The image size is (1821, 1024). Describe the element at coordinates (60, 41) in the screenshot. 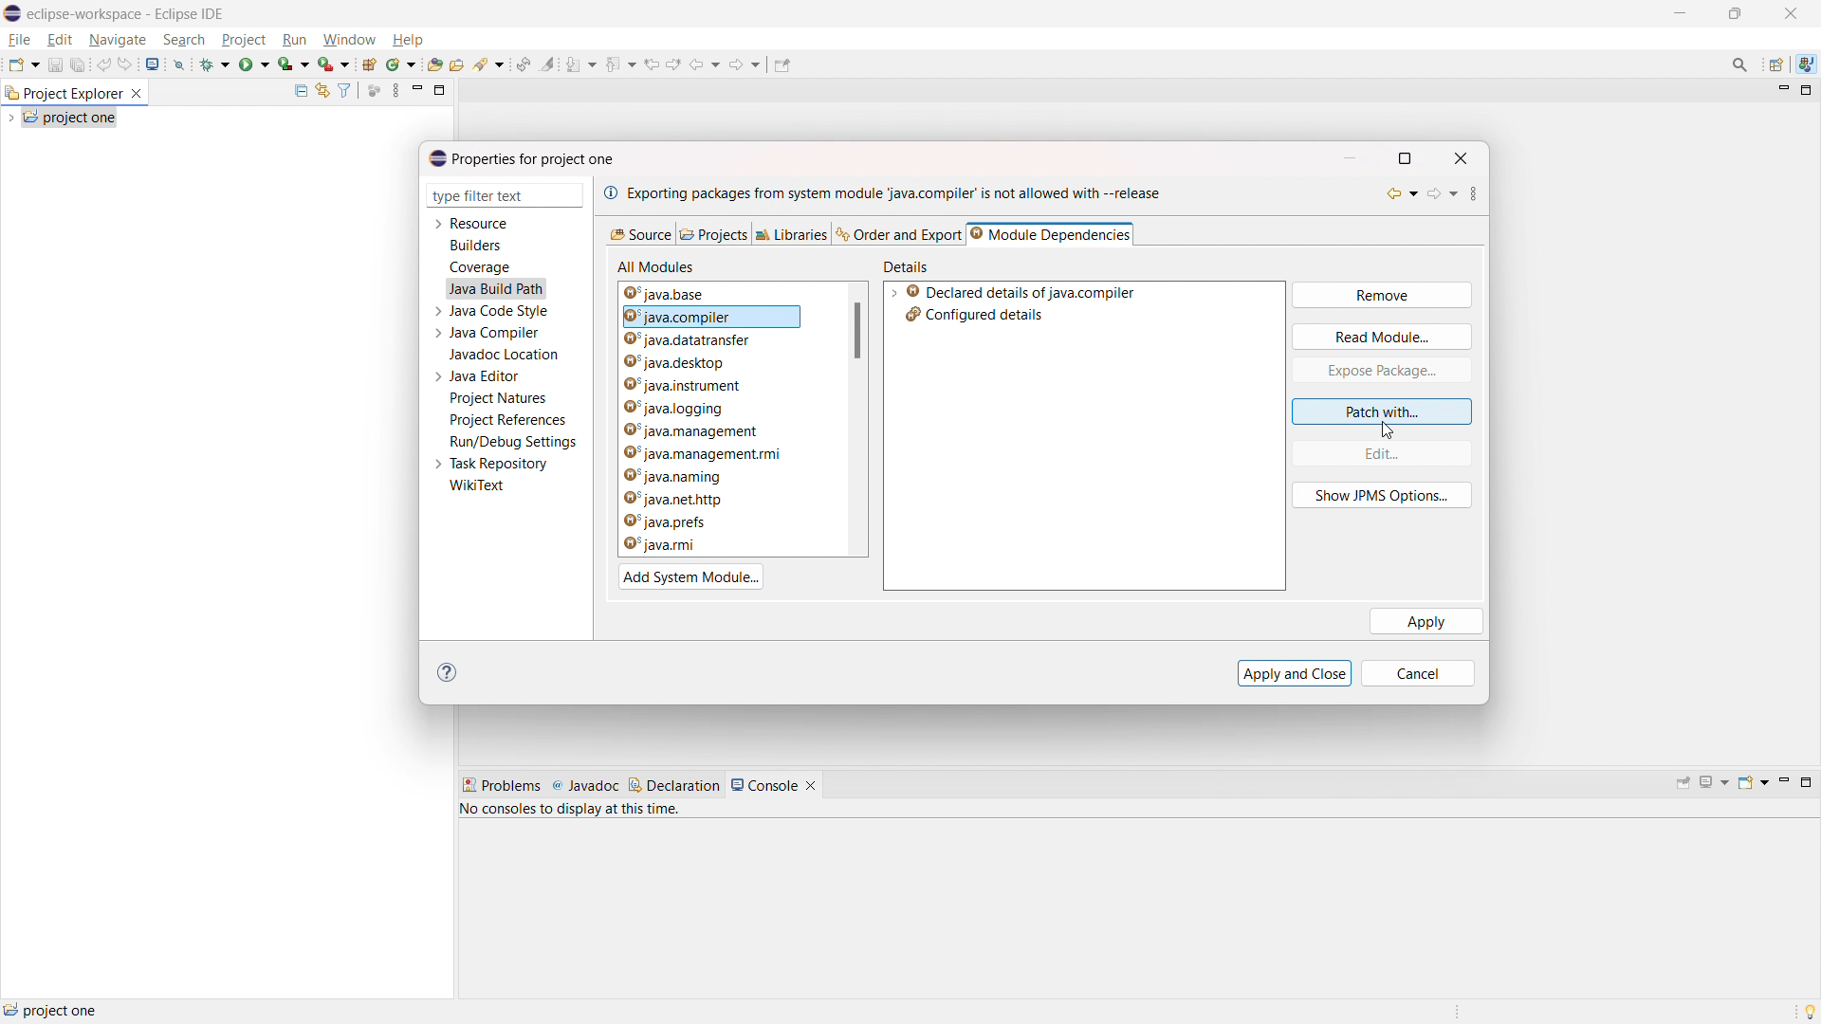

I see `edit` at that location.